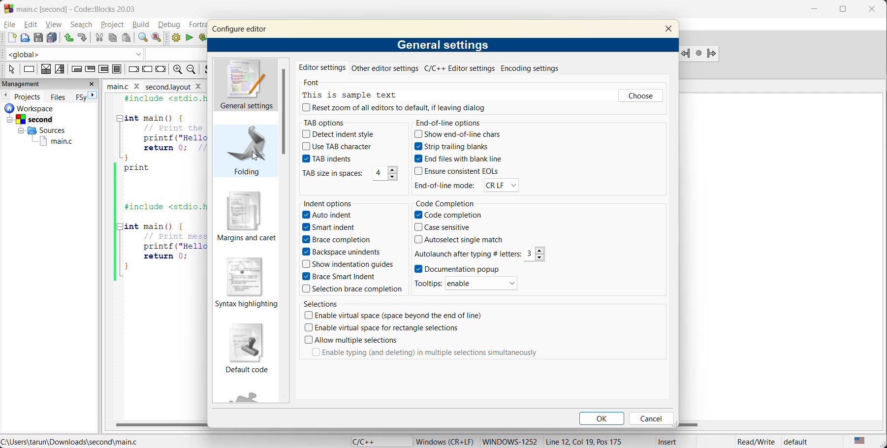 Image resolution: width=887 pixels, height=448 pixels. Describe the element at coordinates (873, 10) in the screenshot. I see `close` at that location.